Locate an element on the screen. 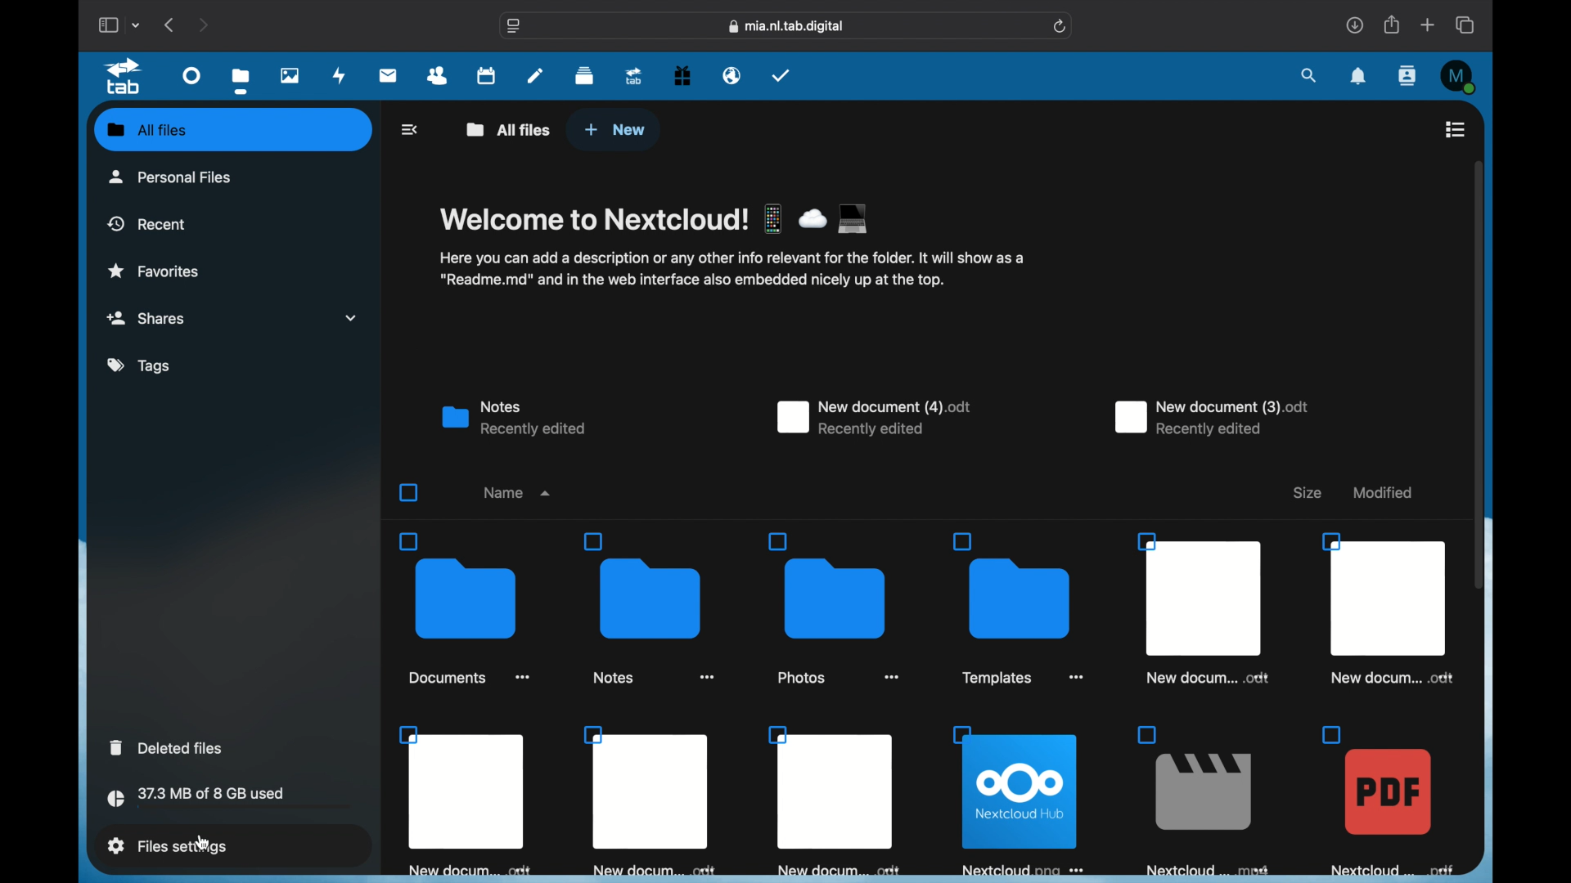 The width and height of the screenshot is (1571, 883). recent is located at coordinates (146, 223).